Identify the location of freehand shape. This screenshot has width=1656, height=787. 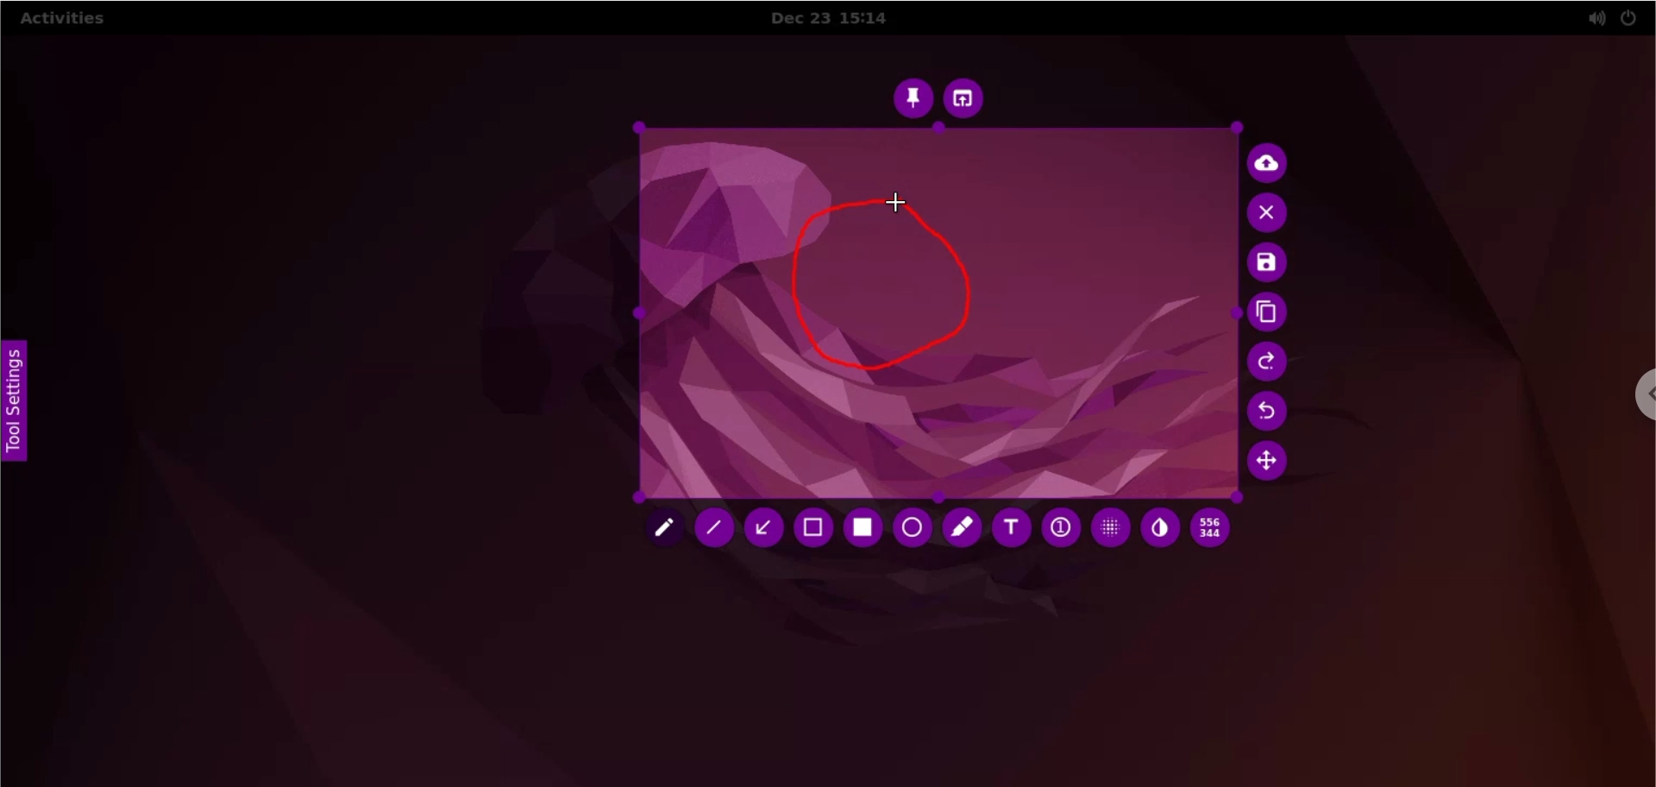
(884, 293).